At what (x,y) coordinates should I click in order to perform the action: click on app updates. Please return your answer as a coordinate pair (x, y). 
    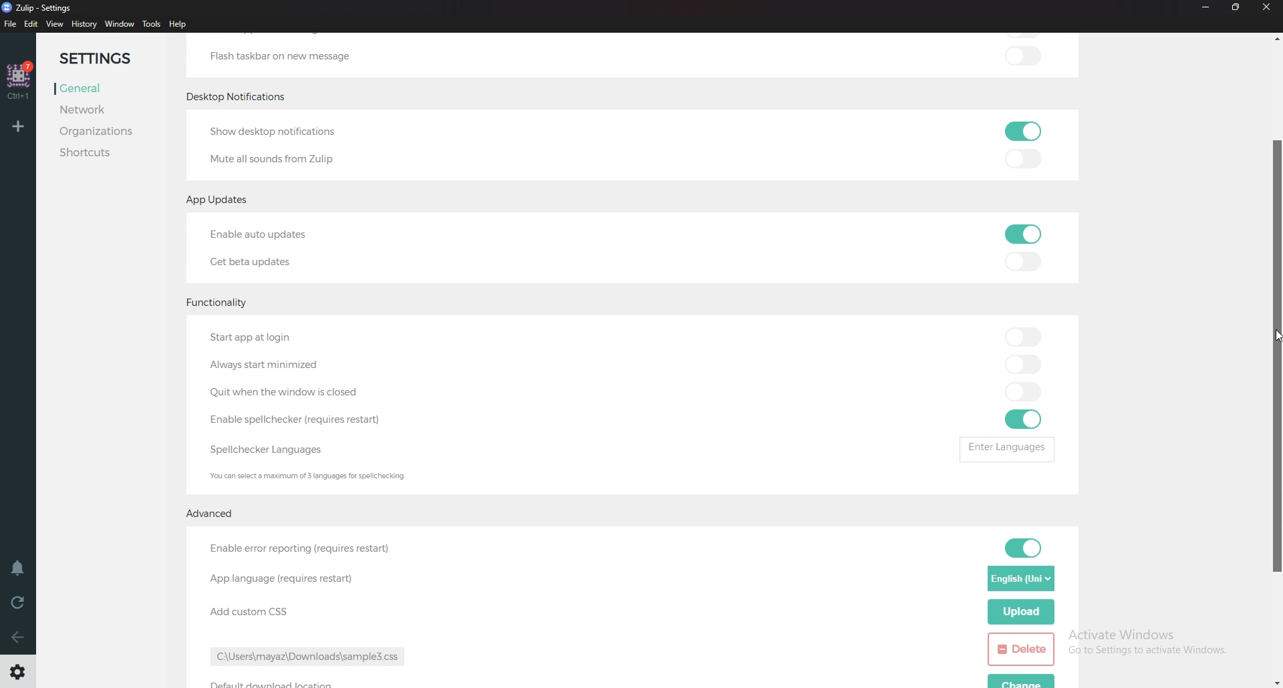
    Looking at the image, I should click on (219, 200).